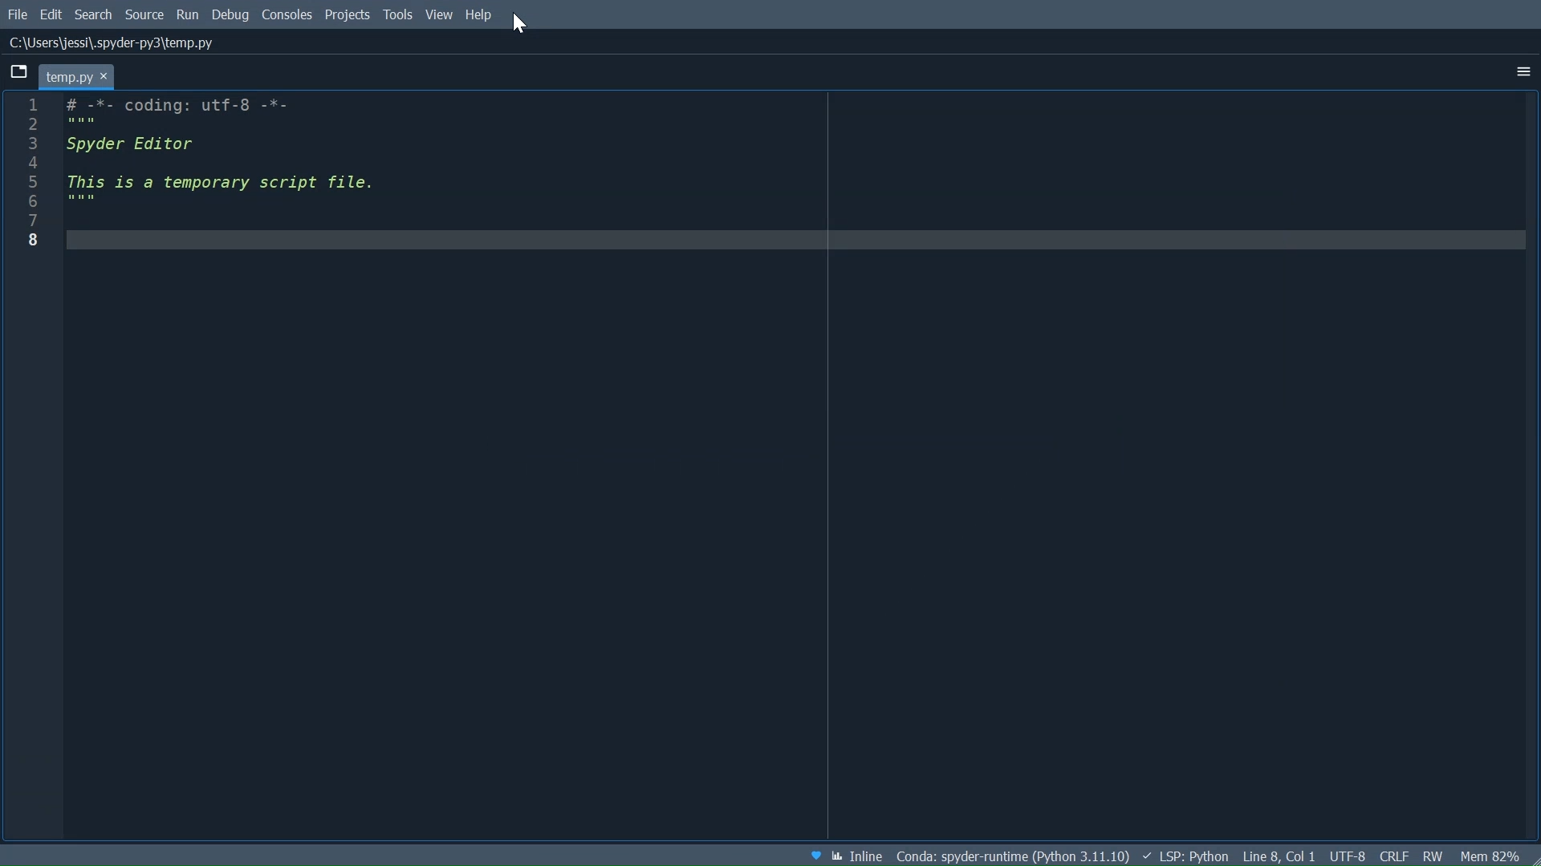  I want to click on Projects, so click(348, 14).